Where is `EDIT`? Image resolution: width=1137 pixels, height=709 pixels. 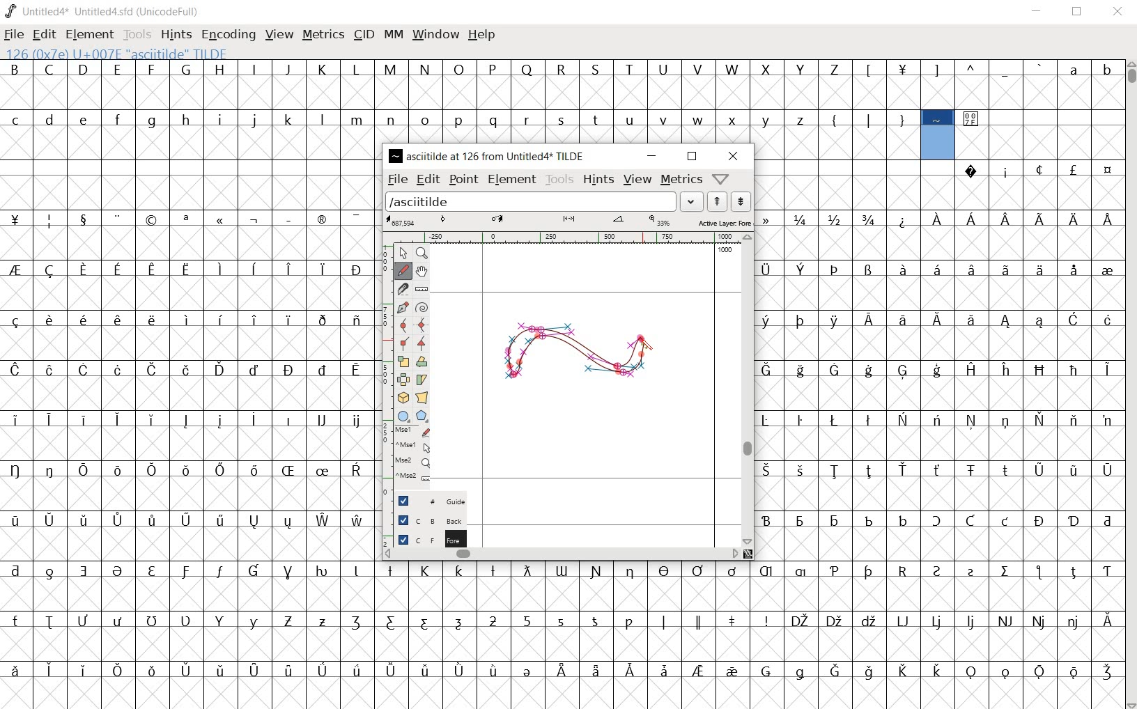
EDIT is located at coordinates (42, 34).